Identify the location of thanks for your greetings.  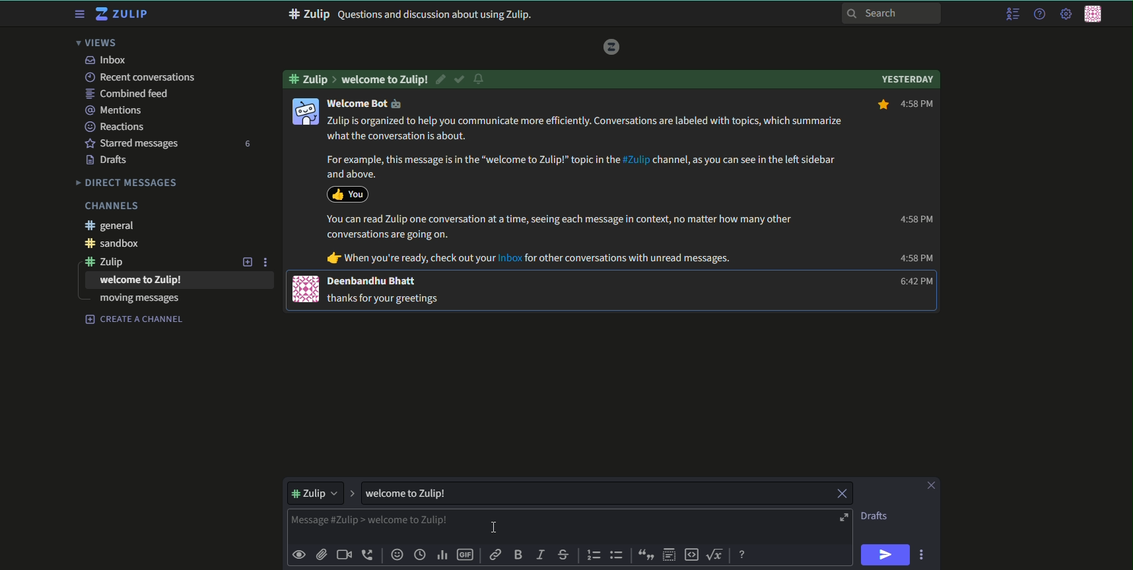
(386, 298).